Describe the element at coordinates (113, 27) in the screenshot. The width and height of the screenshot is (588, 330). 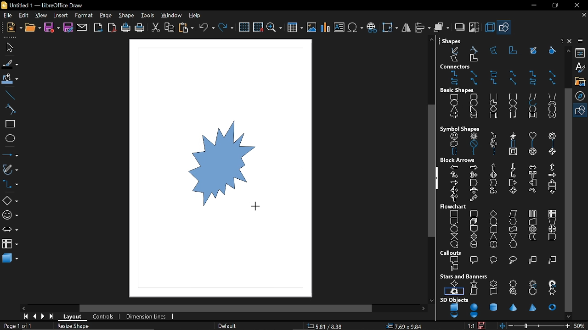
I see `export as pdf` at that location.